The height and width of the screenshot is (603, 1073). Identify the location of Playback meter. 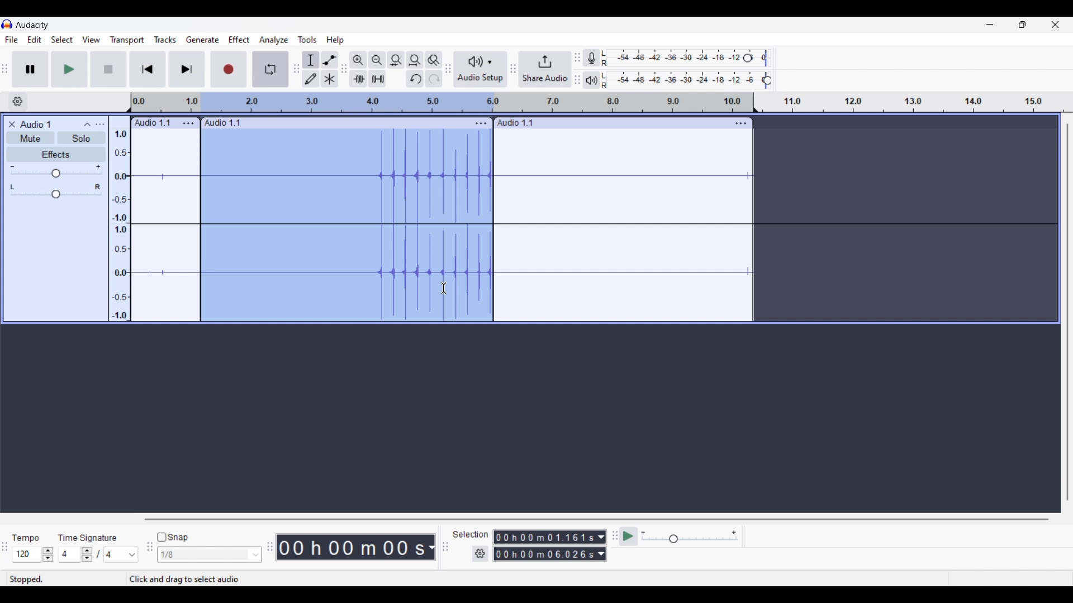
(591, 80).